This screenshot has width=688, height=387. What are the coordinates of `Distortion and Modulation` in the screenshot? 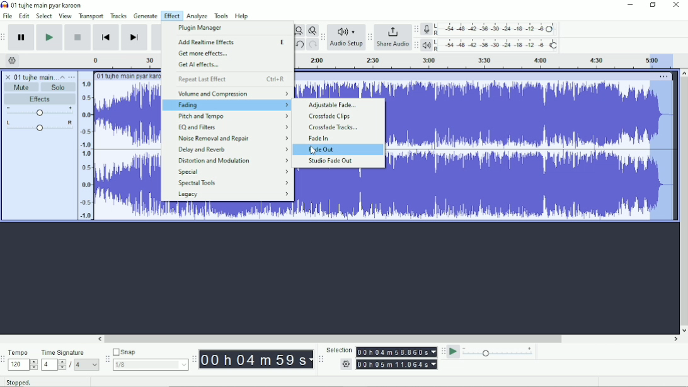 It's located at (232, 161).